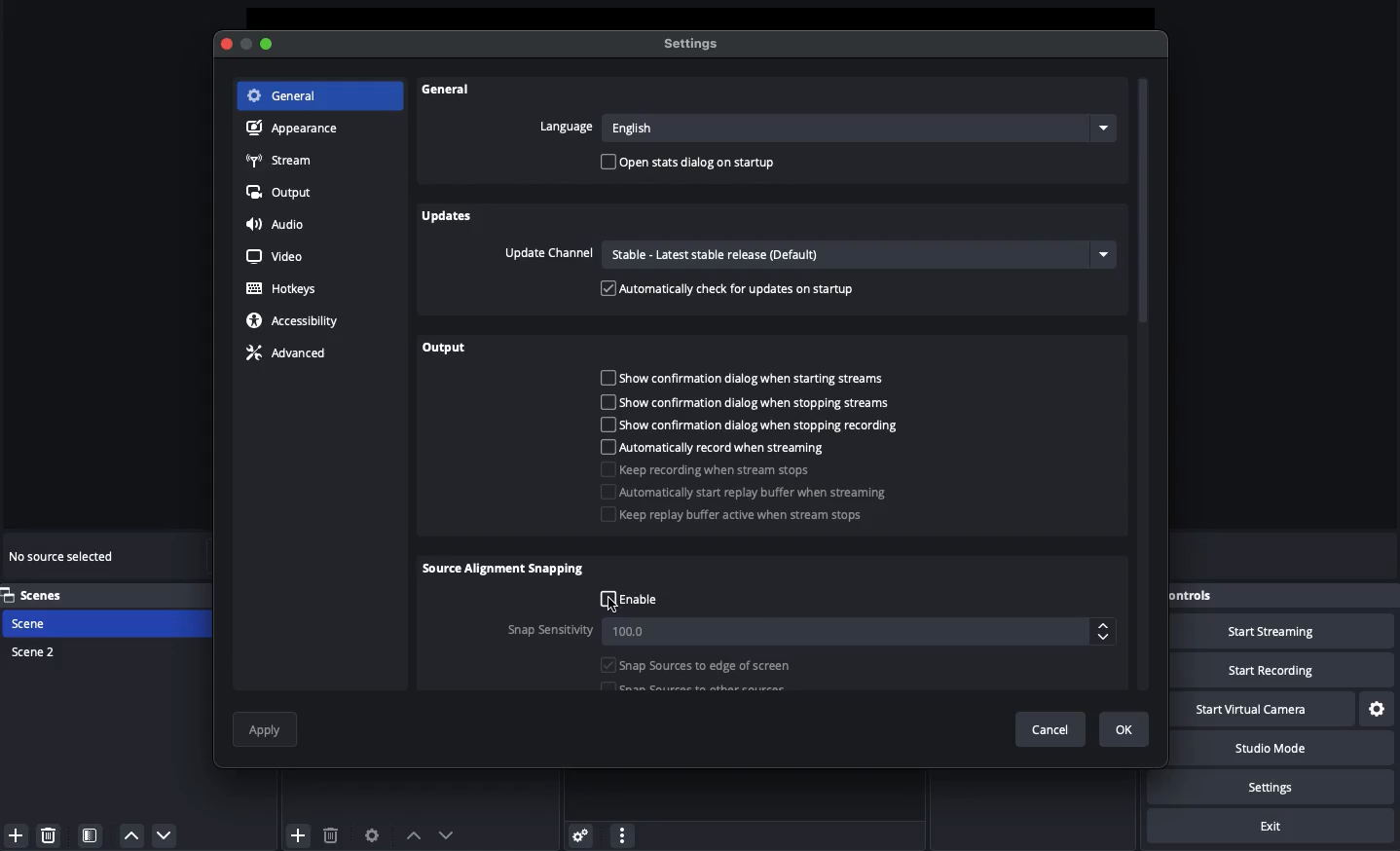 The height and width of the screenshot is (851, 1400). I want to click on Updates, so click(448, 216).